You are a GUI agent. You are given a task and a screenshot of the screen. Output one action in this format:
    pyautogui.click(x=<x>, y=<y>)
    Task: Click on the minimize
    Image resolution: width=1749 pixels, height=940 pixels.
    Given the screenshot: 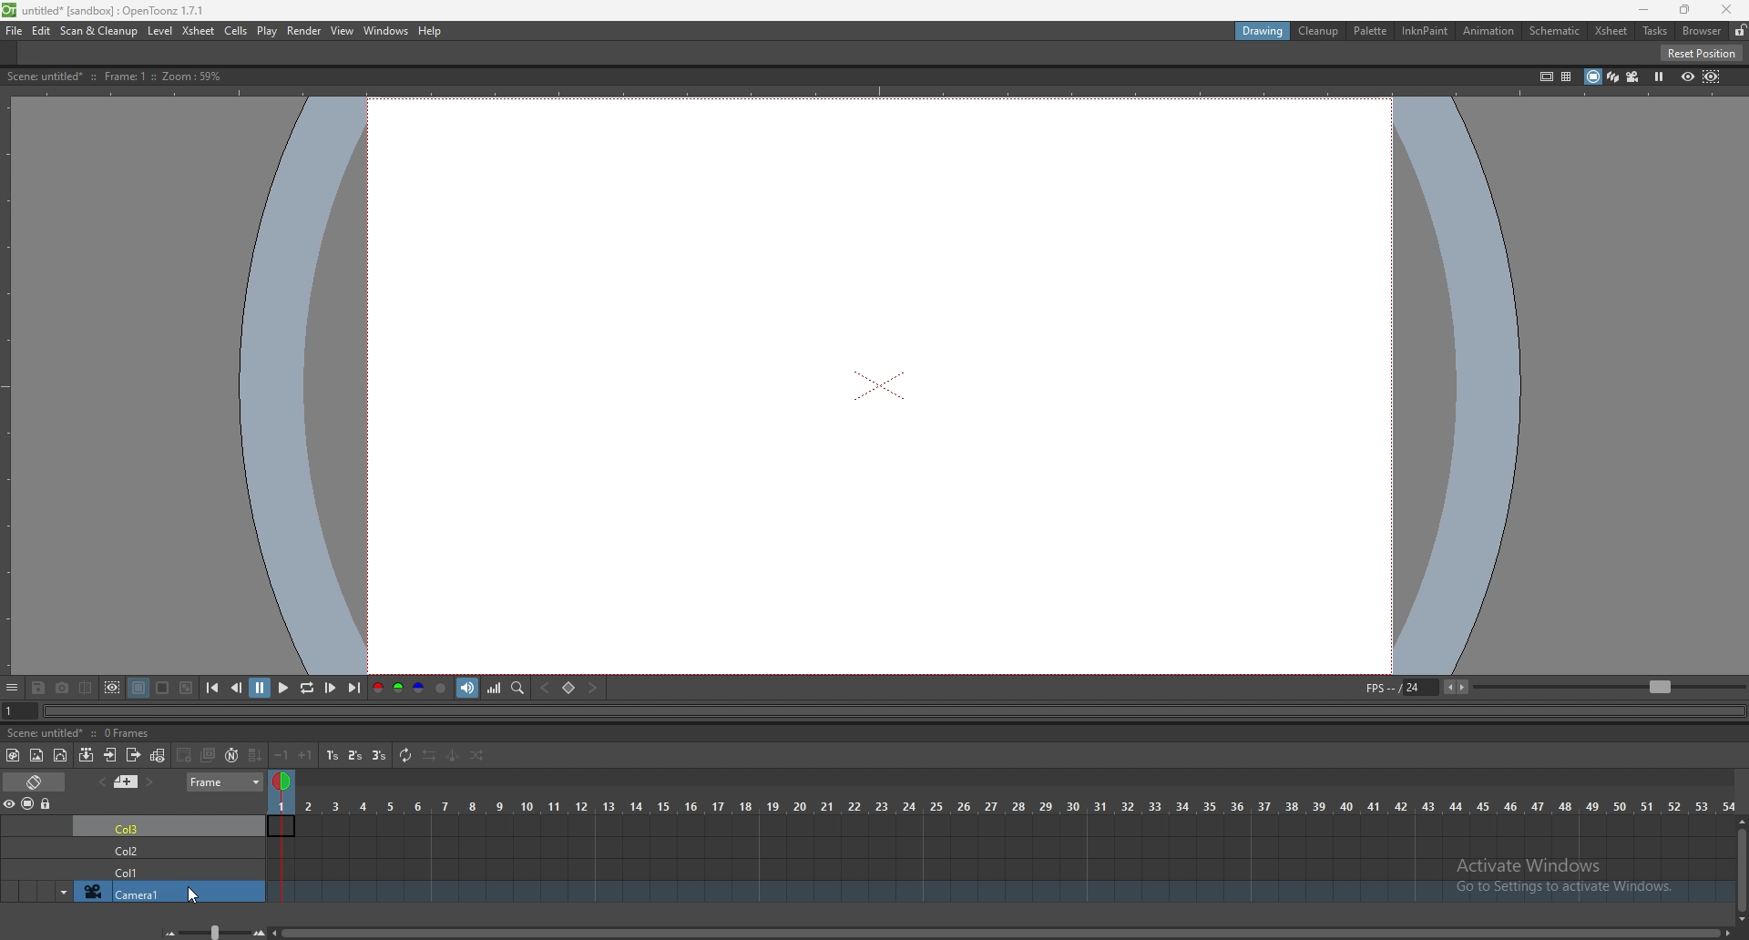 What is the action you would take?
    pyautogui.click(x=1643, y=9)
    